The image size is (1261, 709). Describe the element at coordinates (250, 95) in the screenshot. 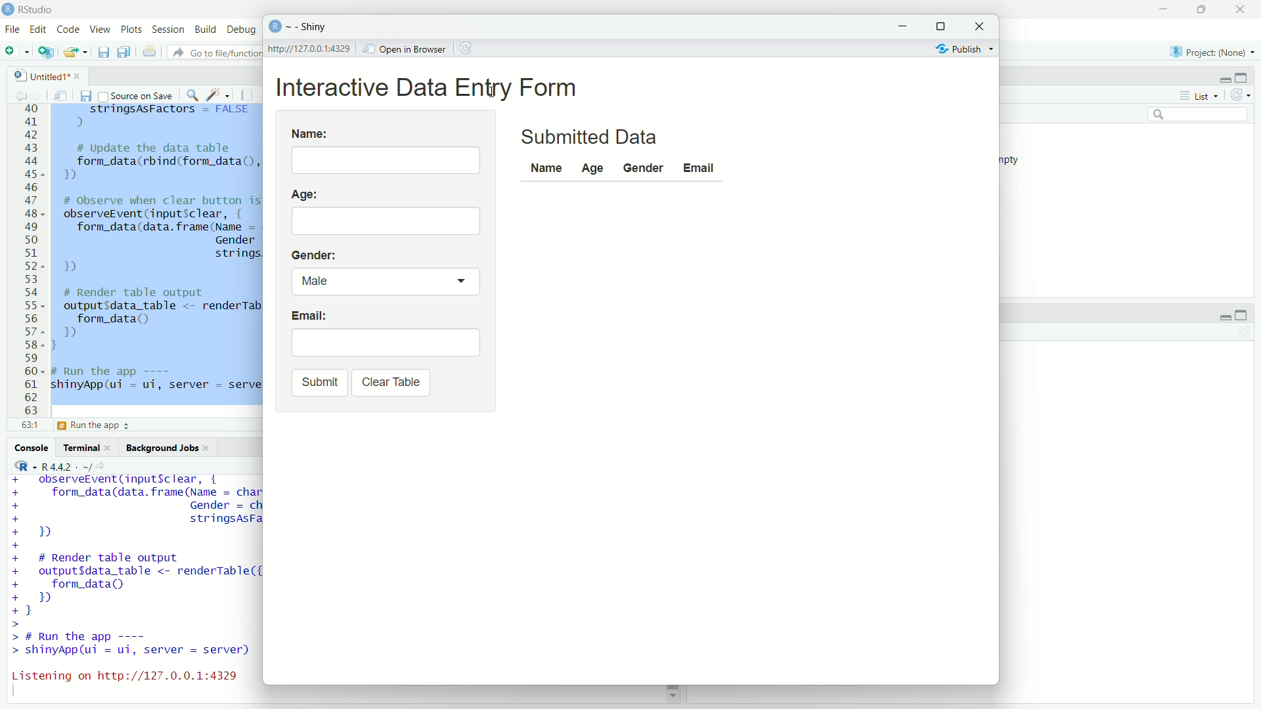

I see `compile report` at that location.